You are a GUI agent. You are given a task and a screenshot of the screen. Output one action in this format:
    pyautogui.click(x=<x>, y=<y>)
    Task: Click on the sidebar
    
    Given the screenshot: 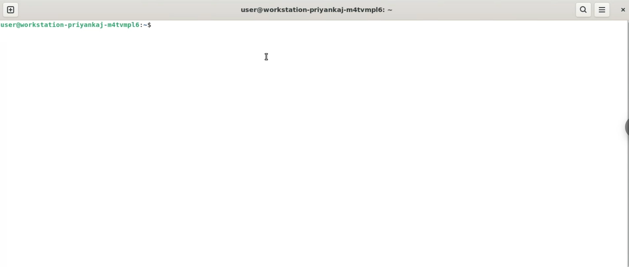 What is the action you would take?
    pyautogui.click(x=623, y=127)
    